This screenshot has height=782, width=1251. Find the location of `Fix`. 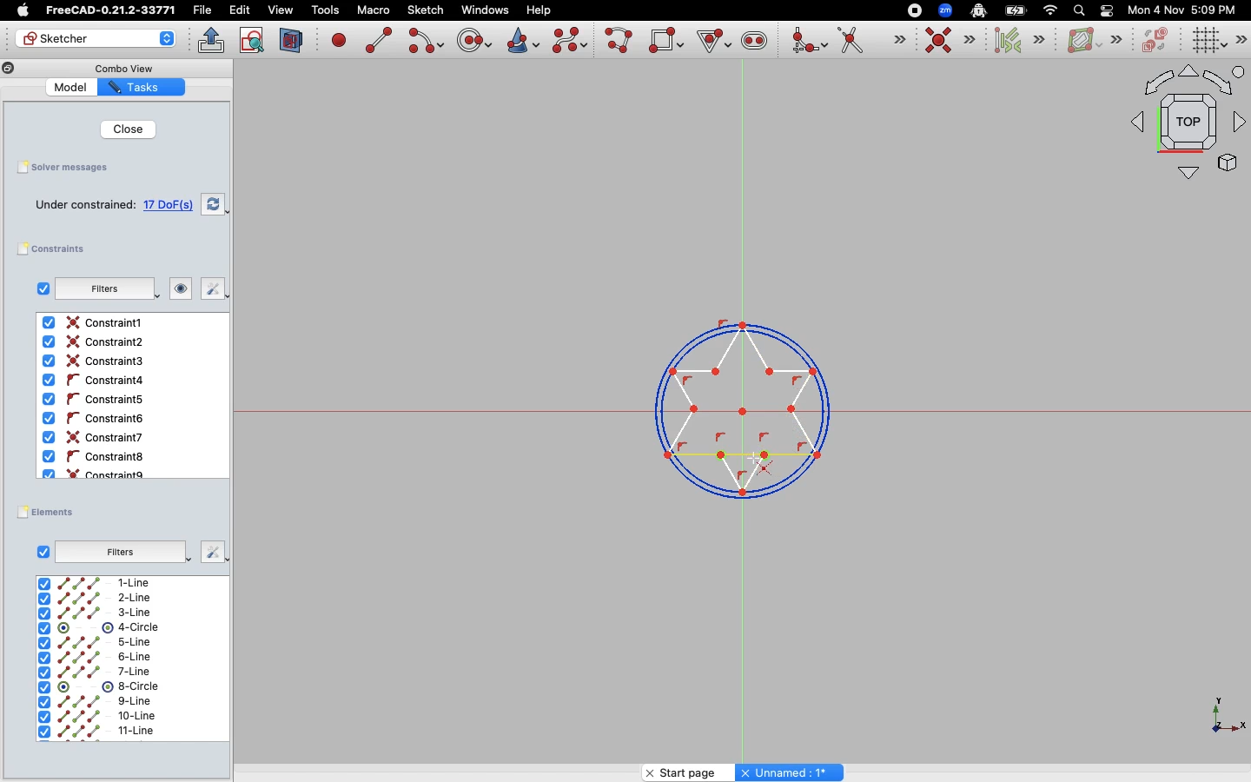

Fix is located at coordinates (208, 551).